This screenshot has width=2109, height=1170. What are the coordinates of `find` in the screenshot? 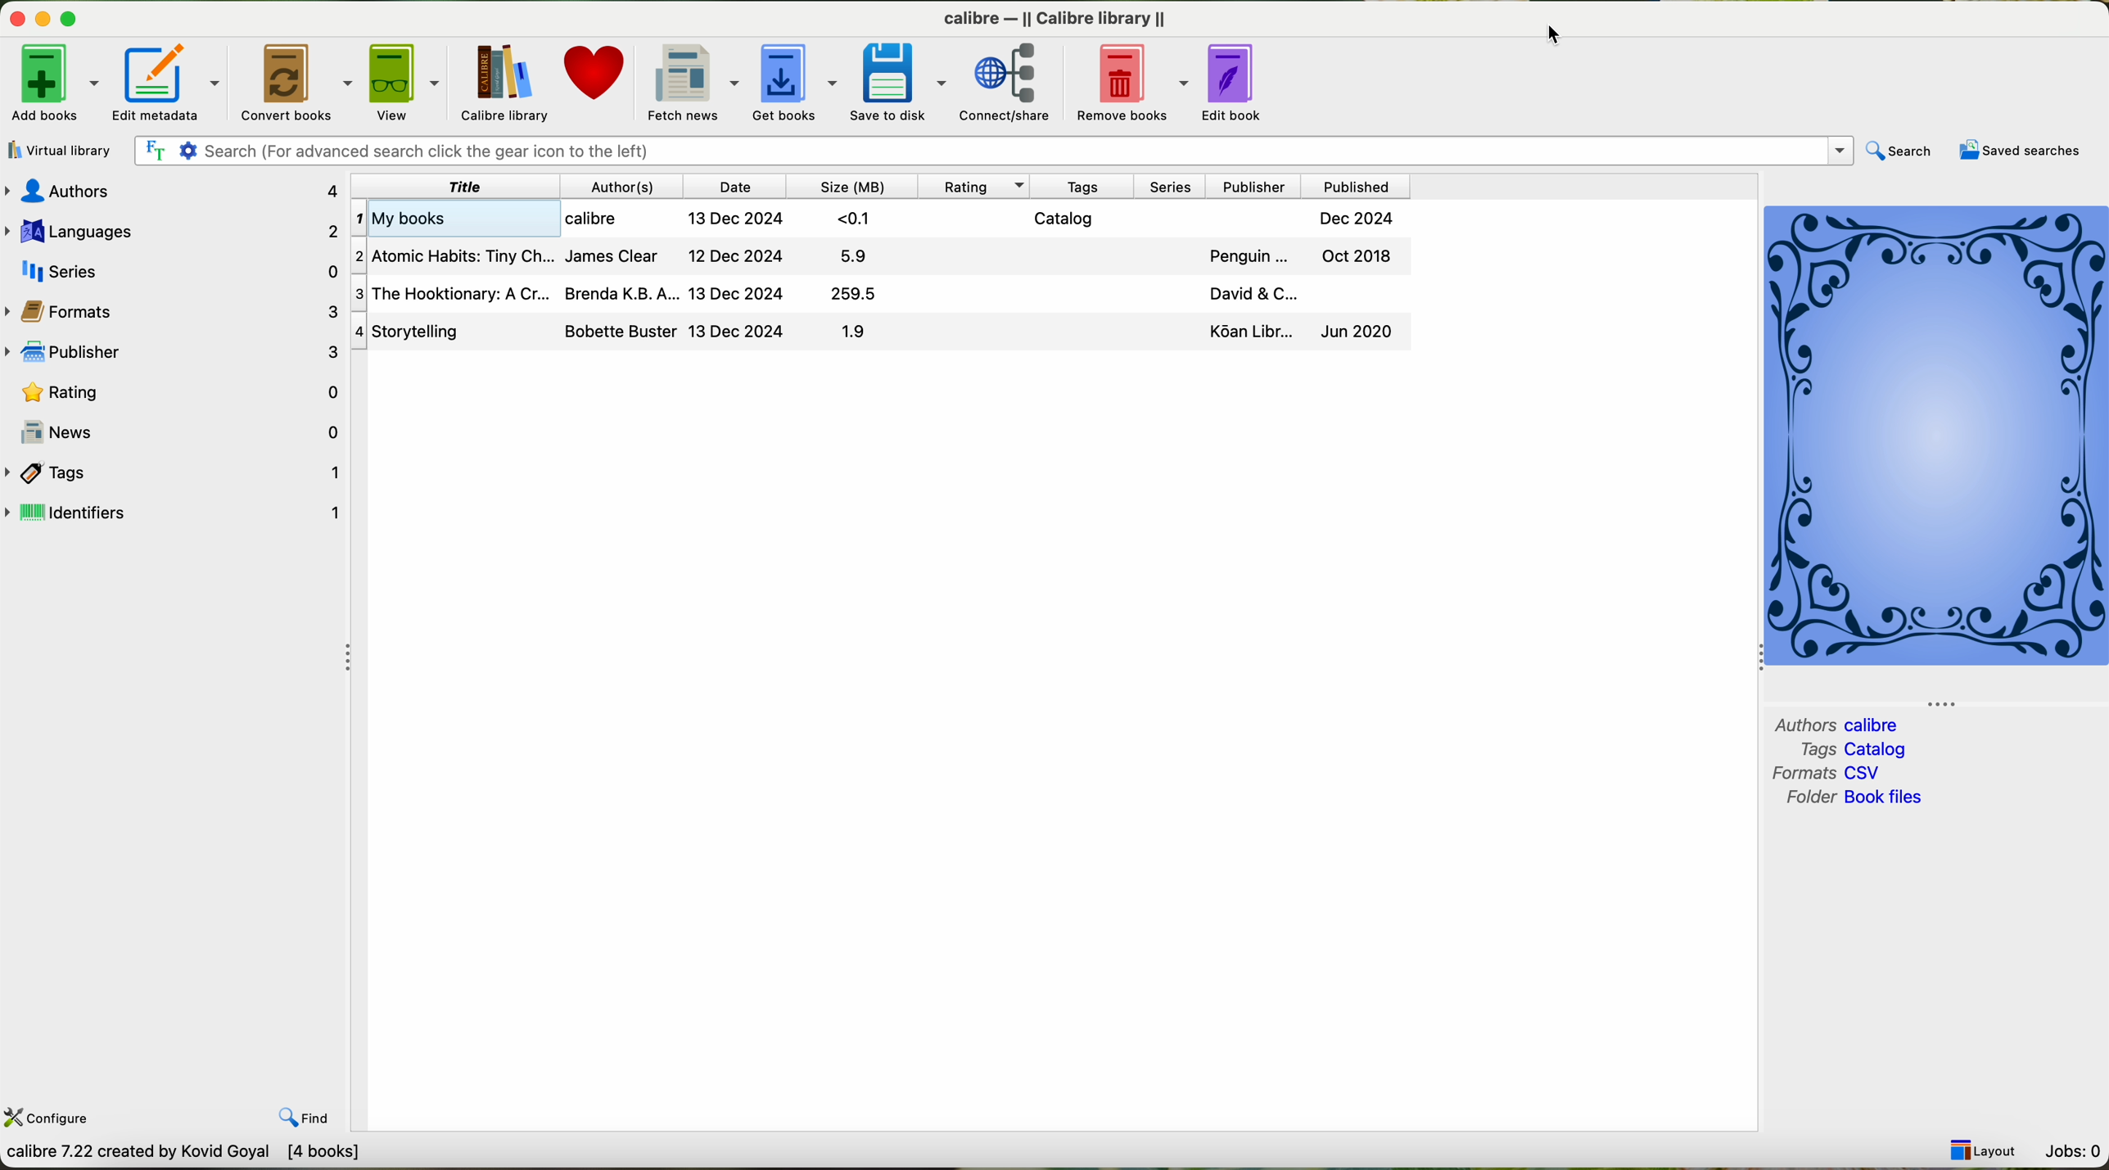 It's located at (305, 1114).